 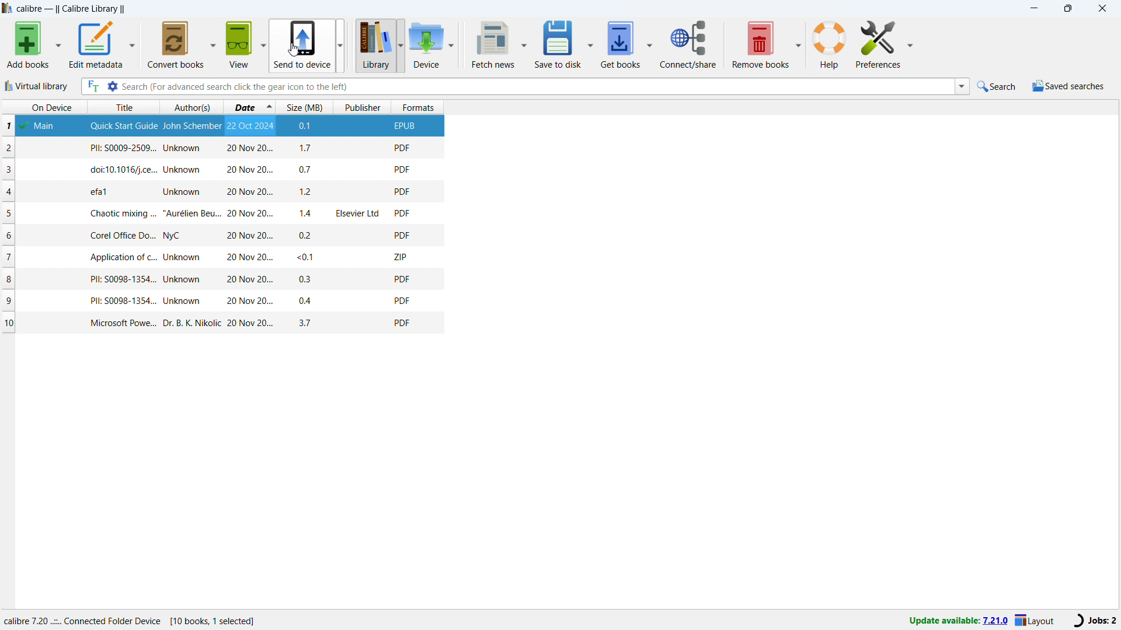 I want to click on edit metadata options, so click(x=133, y=44).